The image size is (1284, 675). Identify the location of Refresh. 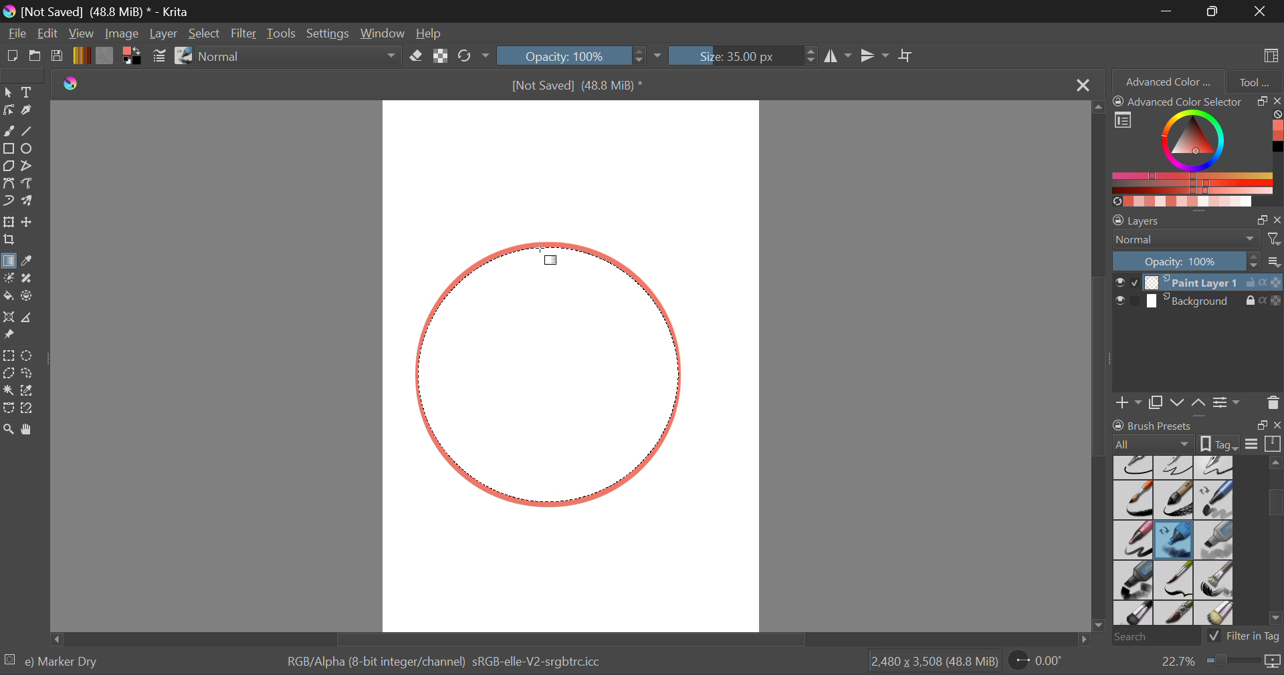
(468, 57).